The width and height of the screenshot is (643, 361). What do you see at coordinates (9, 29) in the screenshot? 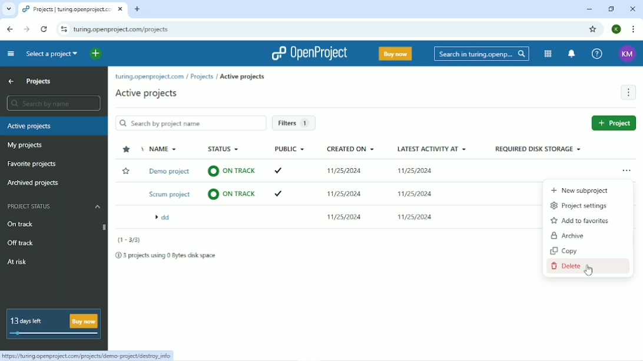
I see `Back` at bounding box center [9, 29].